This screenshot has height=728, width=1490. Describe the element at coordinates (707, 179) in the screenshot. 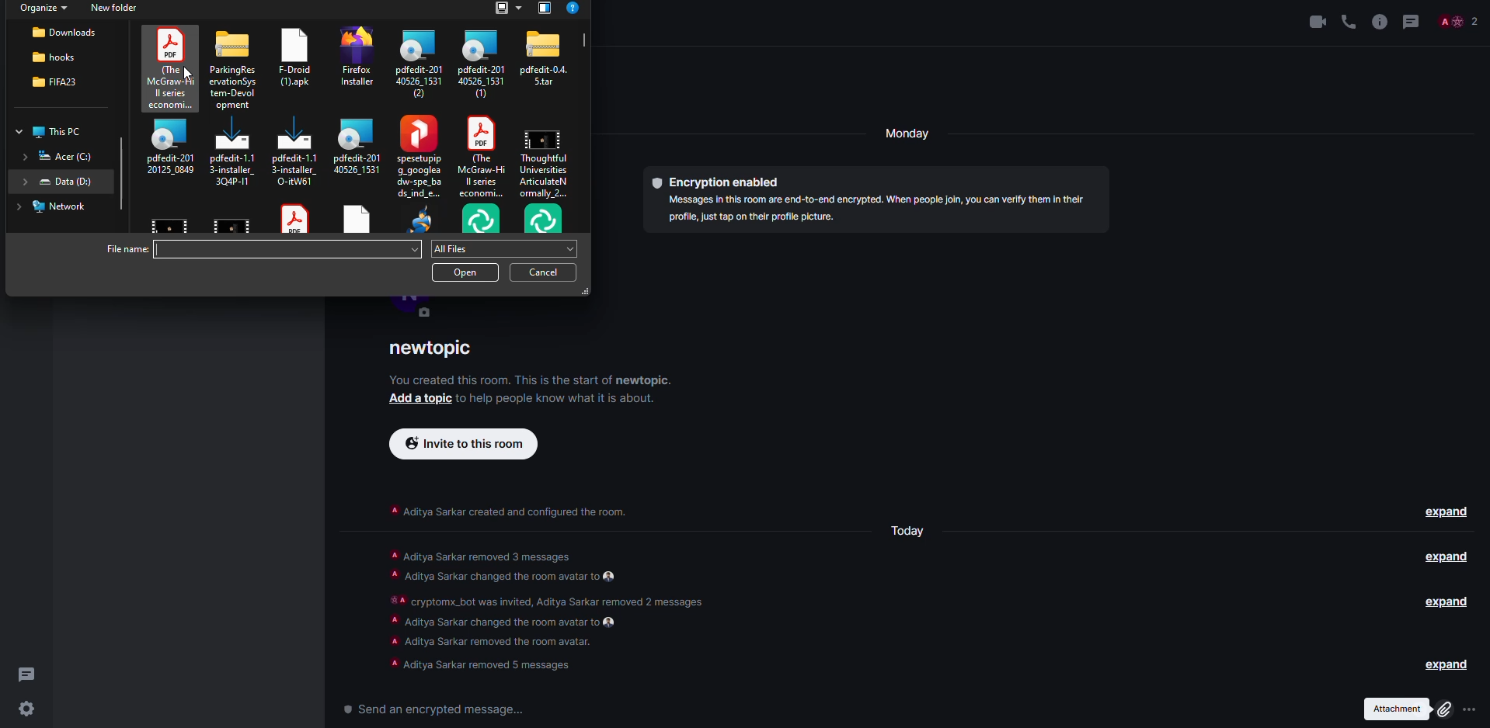

I see `encryption method` at that location.